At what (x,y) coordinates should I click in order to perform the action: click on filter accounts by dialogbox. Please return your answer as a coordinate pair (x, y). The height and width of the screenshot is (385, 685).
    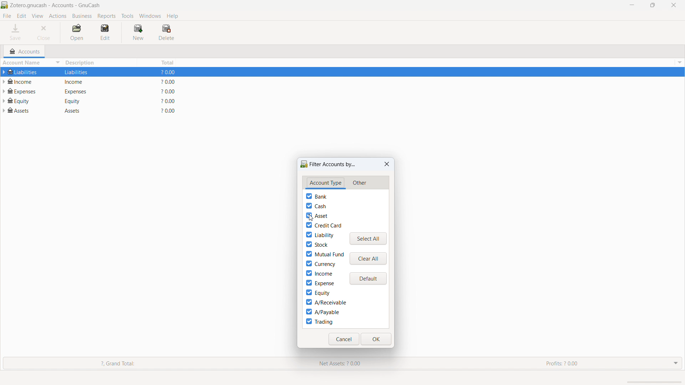
    Looking at the image, I should click on (328, 164).